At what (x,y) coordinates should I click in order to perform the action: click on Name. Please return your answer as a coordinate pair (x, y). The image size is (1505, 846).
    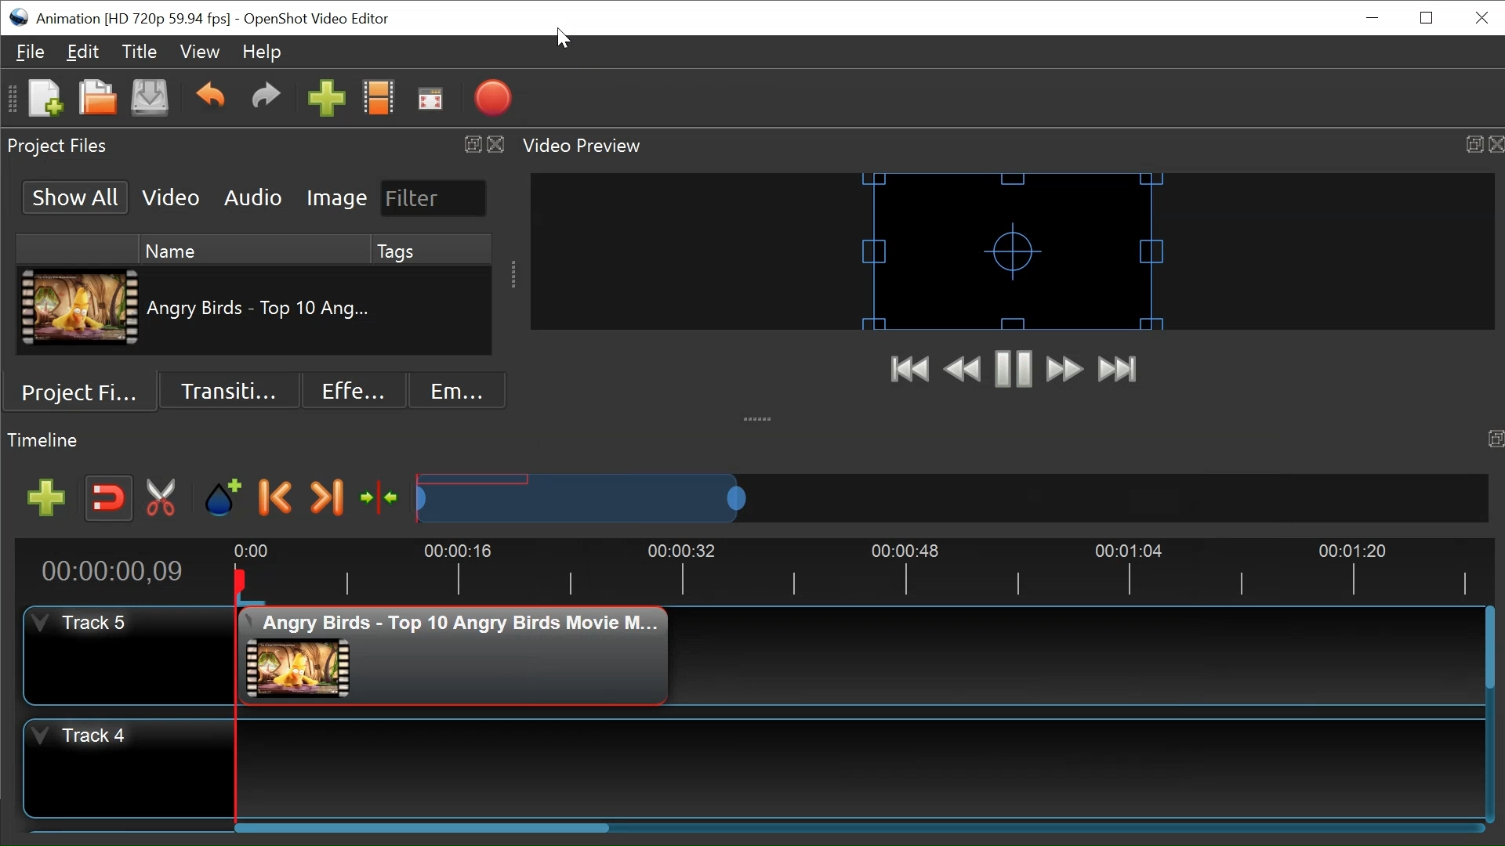
    Looking at the image, I should click on (252, 248).